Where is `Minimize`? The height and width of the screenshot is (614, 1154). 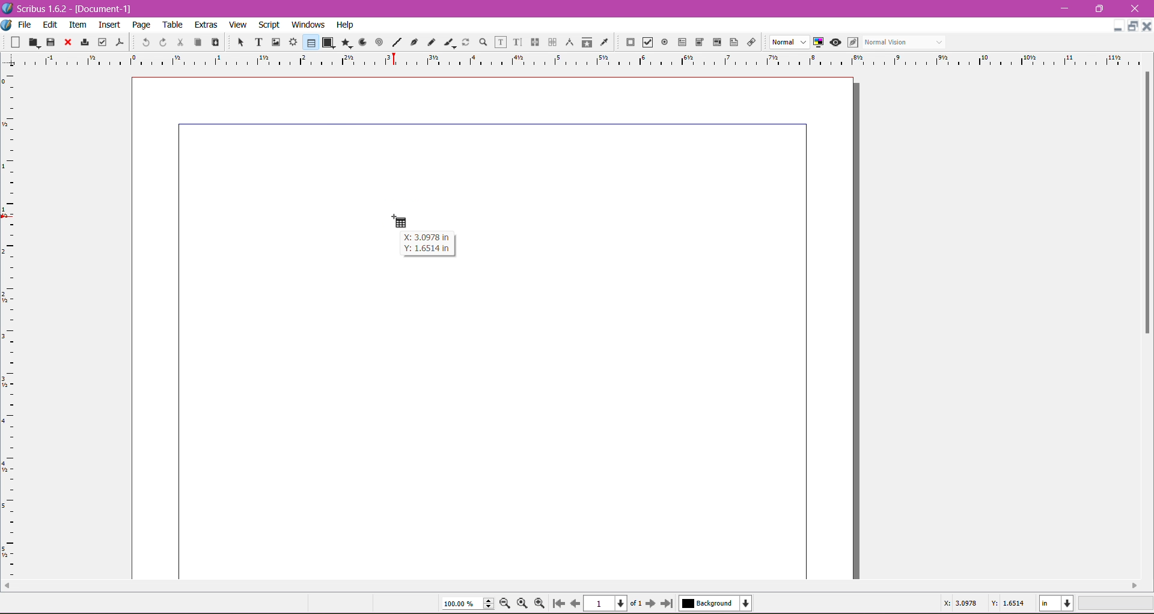 Minimize is located at coordinates (1067, 7).